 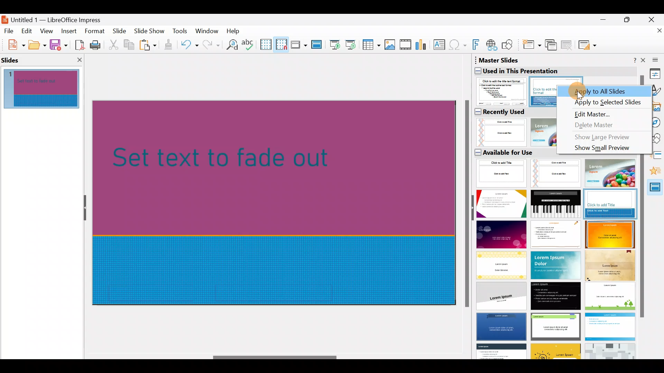 What do you see at coordinates (568, 45) in the screenshot?
I see `Delete slide` at bounding box center [568, 45].